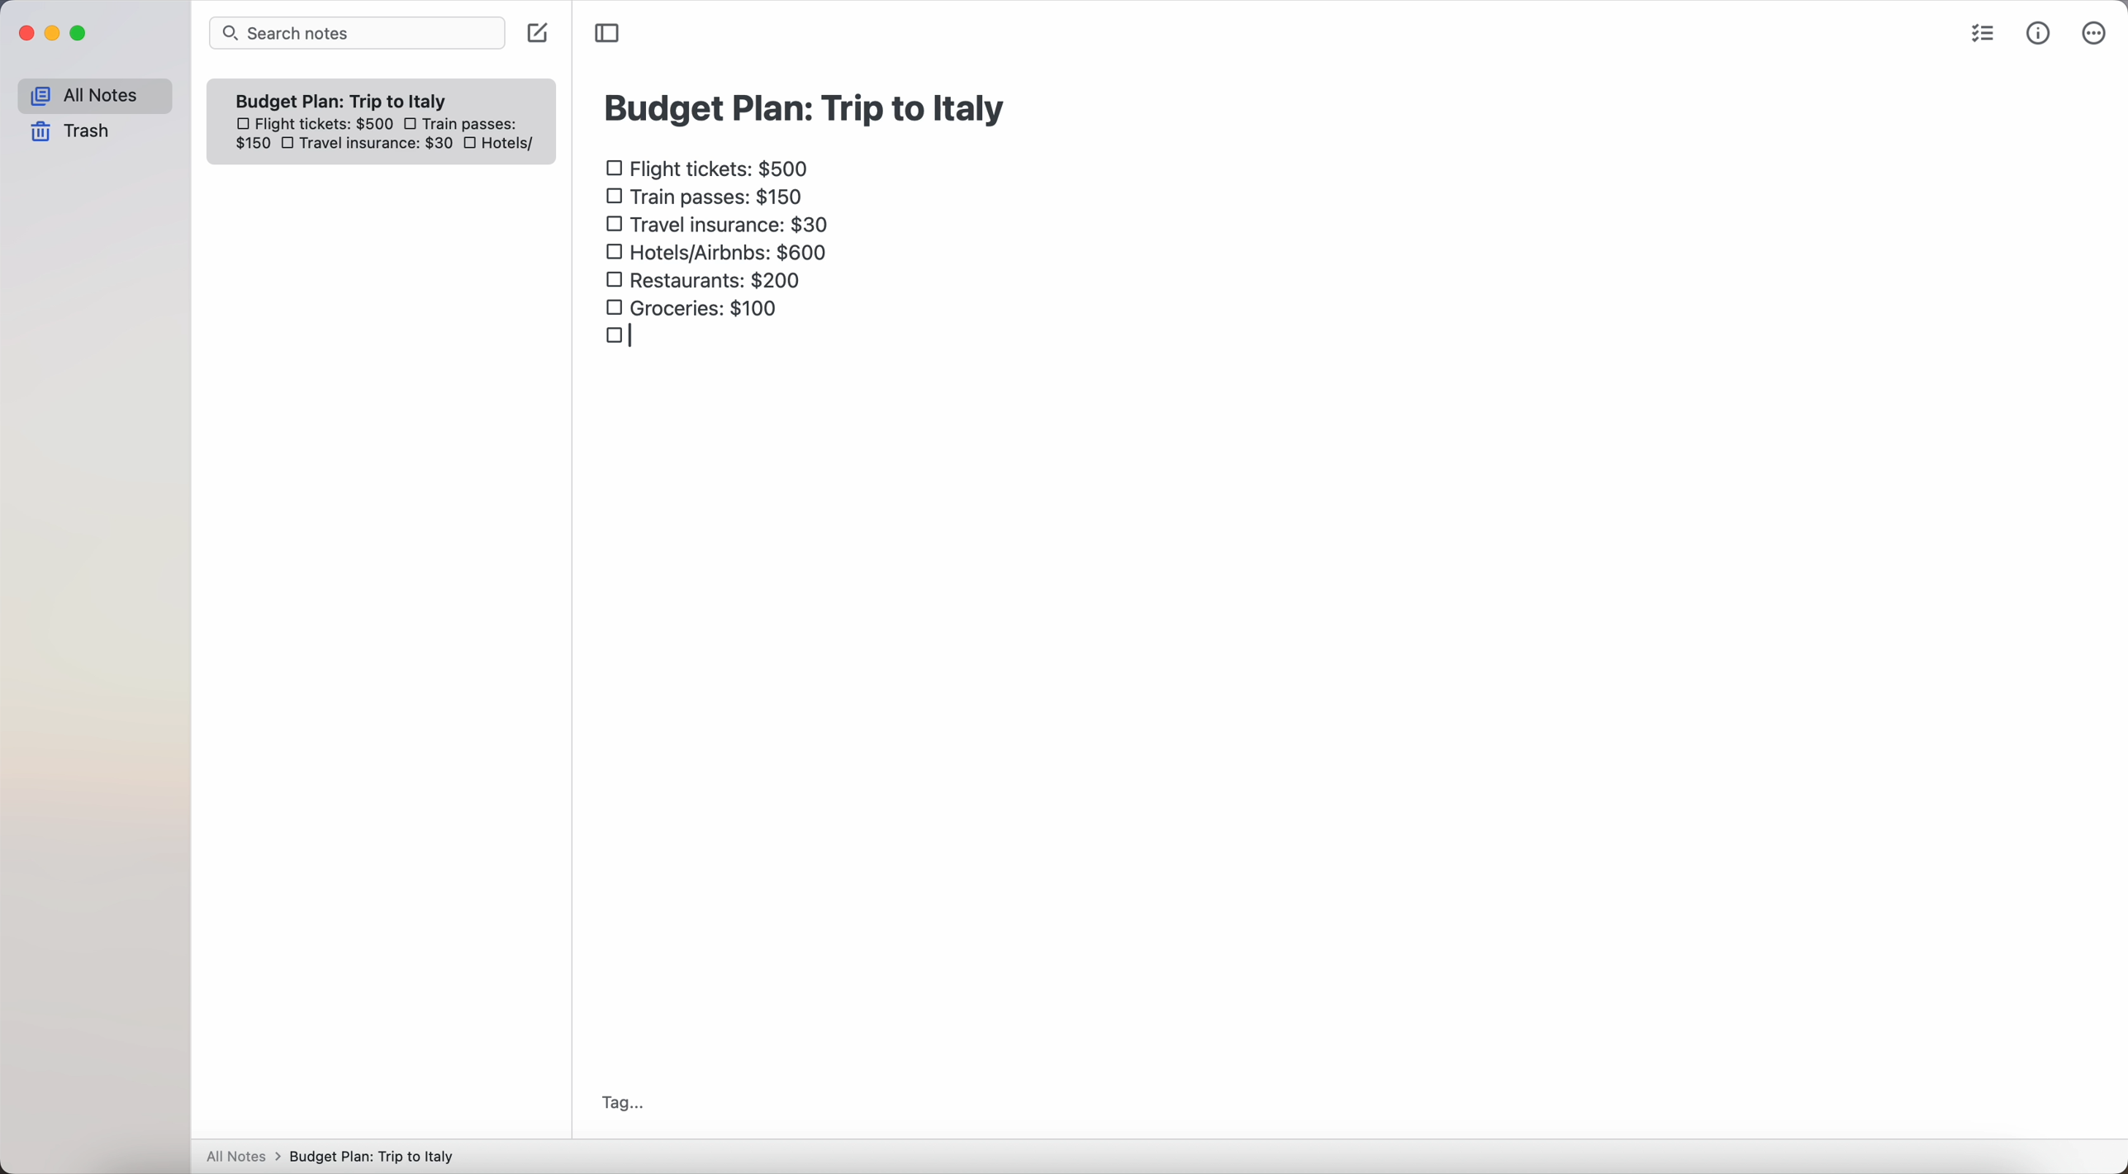  Describe the element at coordinates (26, 33) in the screenshot. I see `close Simplenote` at that location.